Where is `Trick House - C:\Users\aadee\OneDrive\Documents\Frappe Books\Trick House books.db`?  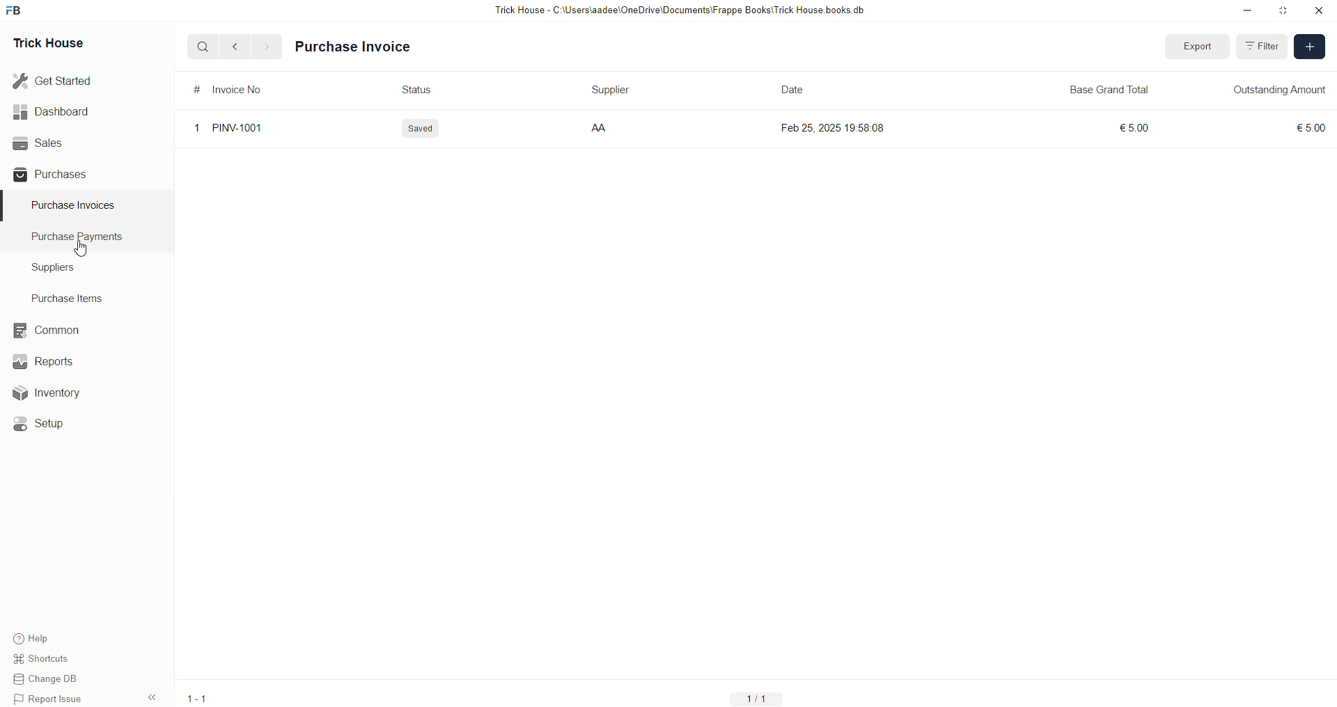 Trick House - C:\Users\aadee\OneDrive\Documents\Frappe Books\Trick House books.db is located at coordinates (682, 10).